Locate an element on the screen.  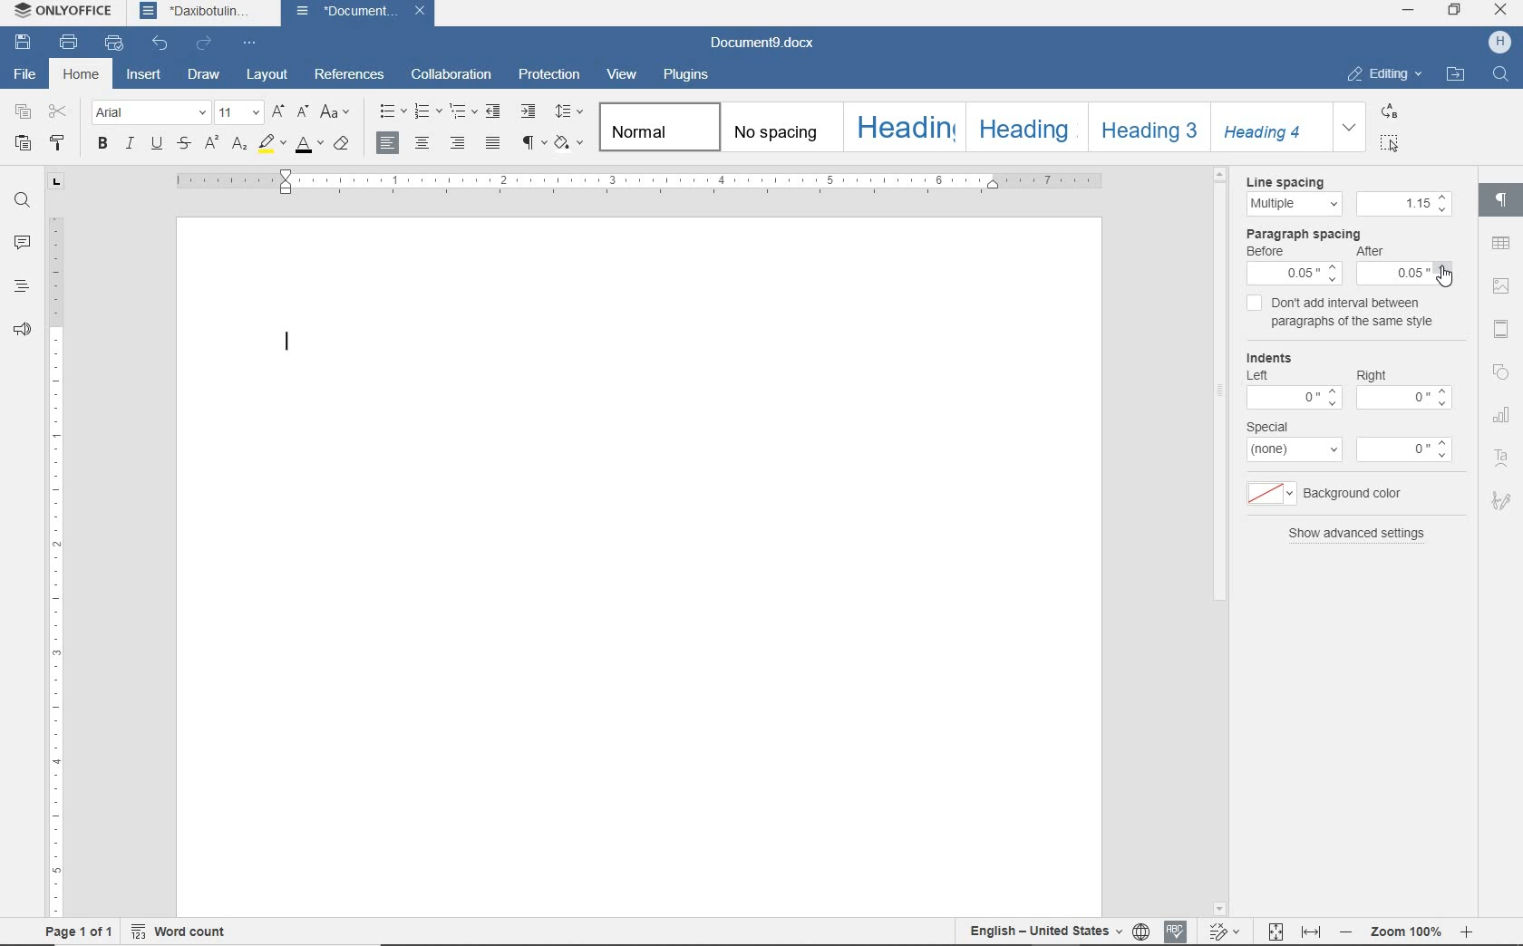
underline is located at coordinates (156, 145).